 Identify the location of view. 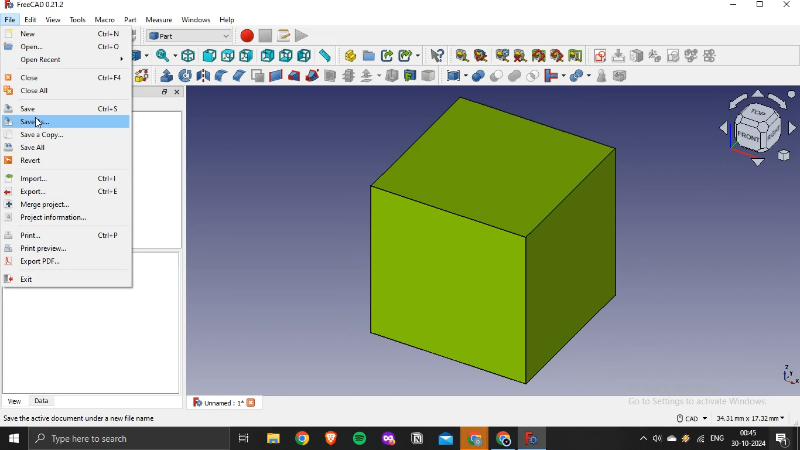
(53, 21).